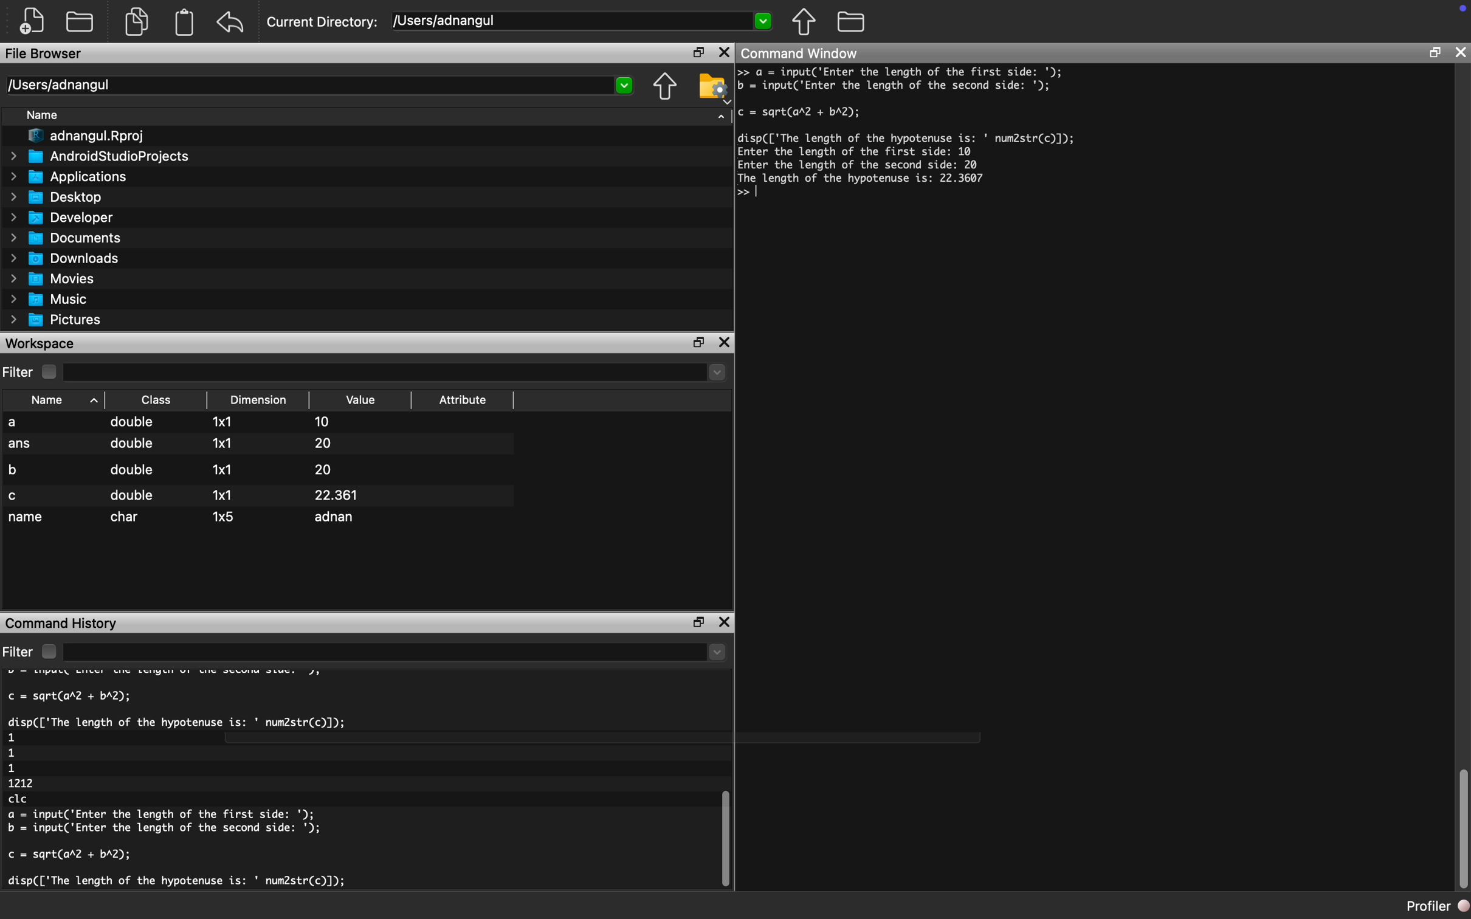 Image resolution: width=1471 pixels, height=919 pixels. I want to click on open folder, so click(81, 20).